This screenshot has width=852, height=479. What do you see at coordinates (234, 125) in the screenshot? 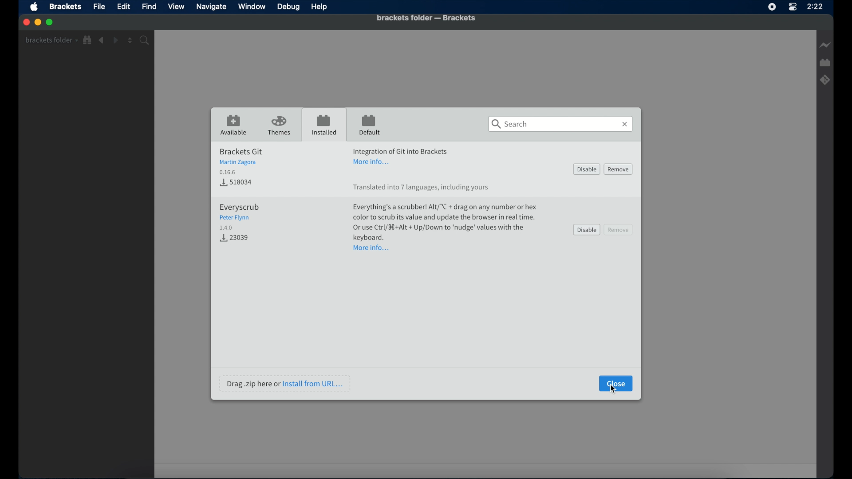
I see `available` at bounding box center [234, 125].